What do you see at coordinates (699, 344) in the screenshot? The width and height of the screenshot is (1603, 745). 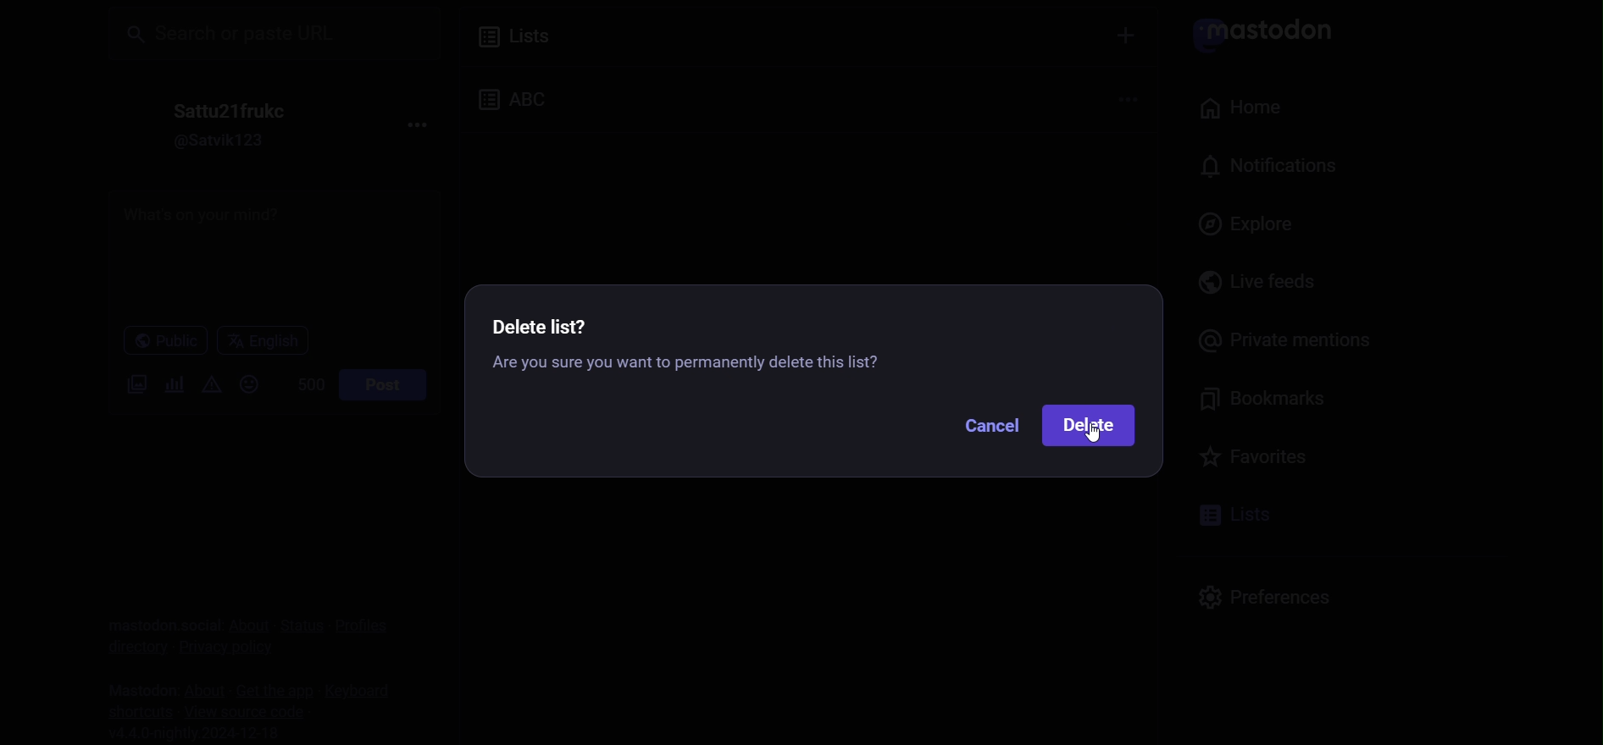 I see `Delete list instruction` at bounding box center [699, 344].